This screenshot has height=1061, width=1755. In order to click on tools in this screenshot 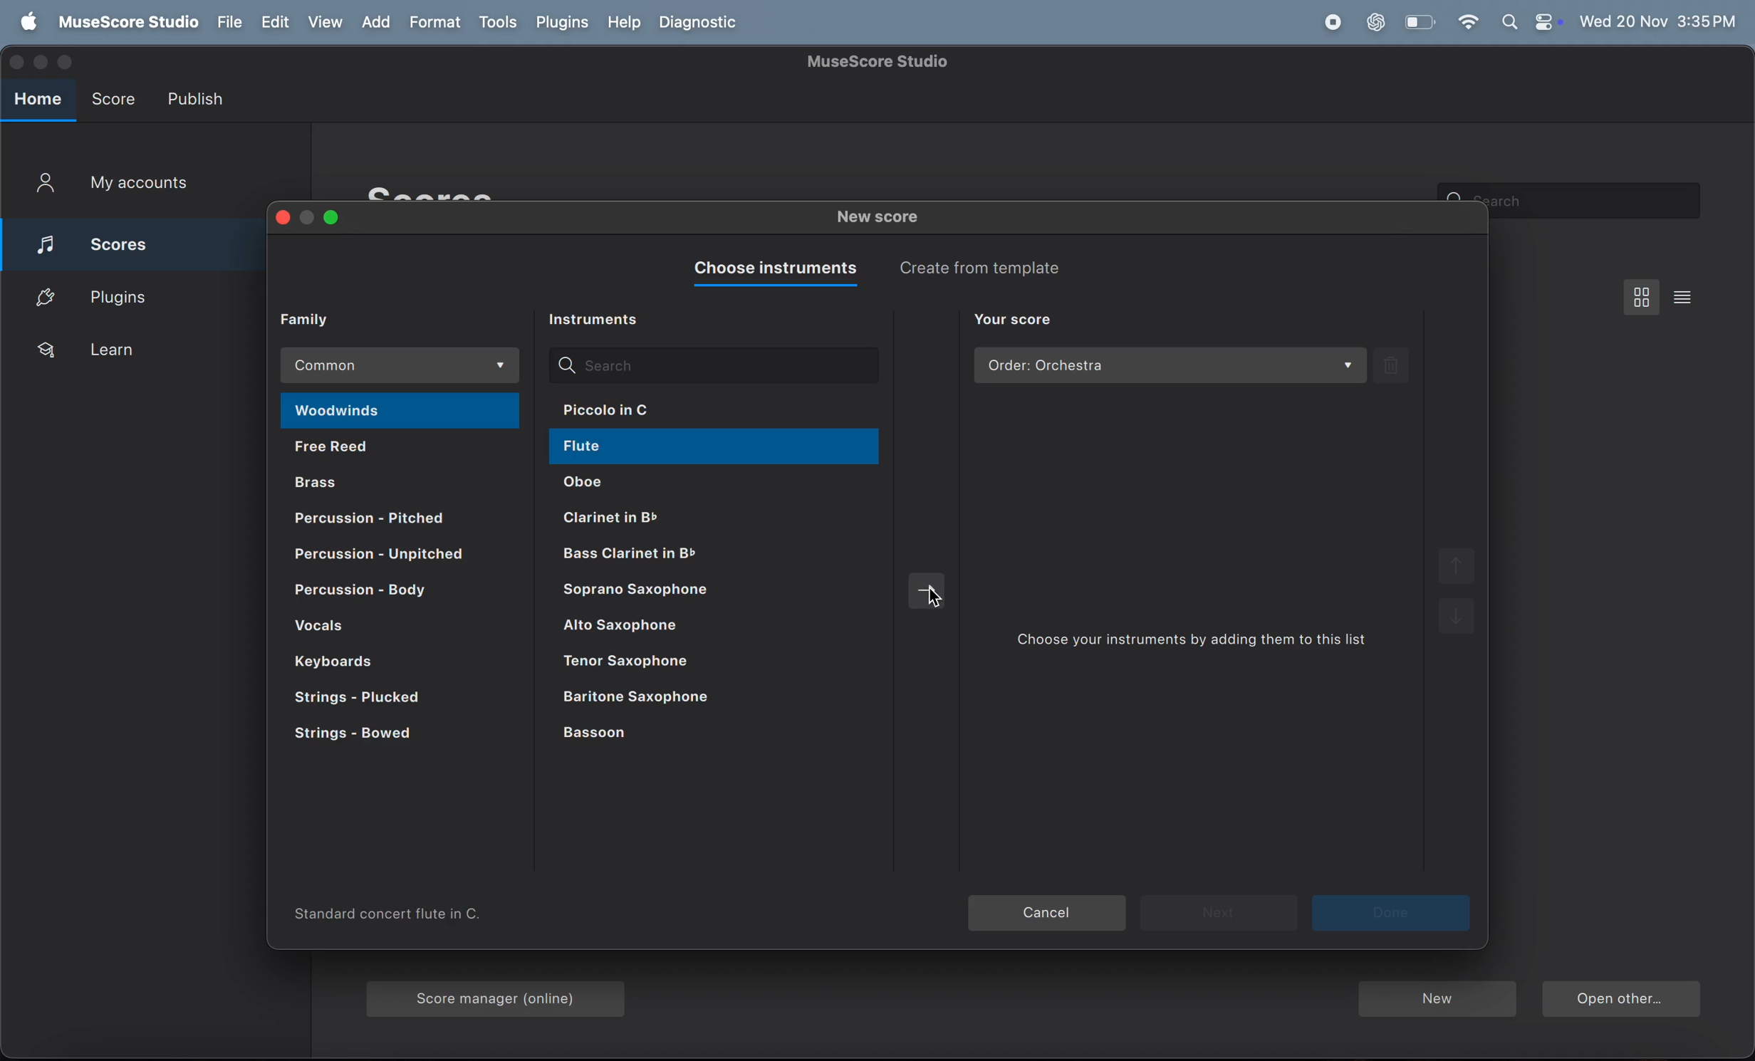, I will do `click(497, 23)`.